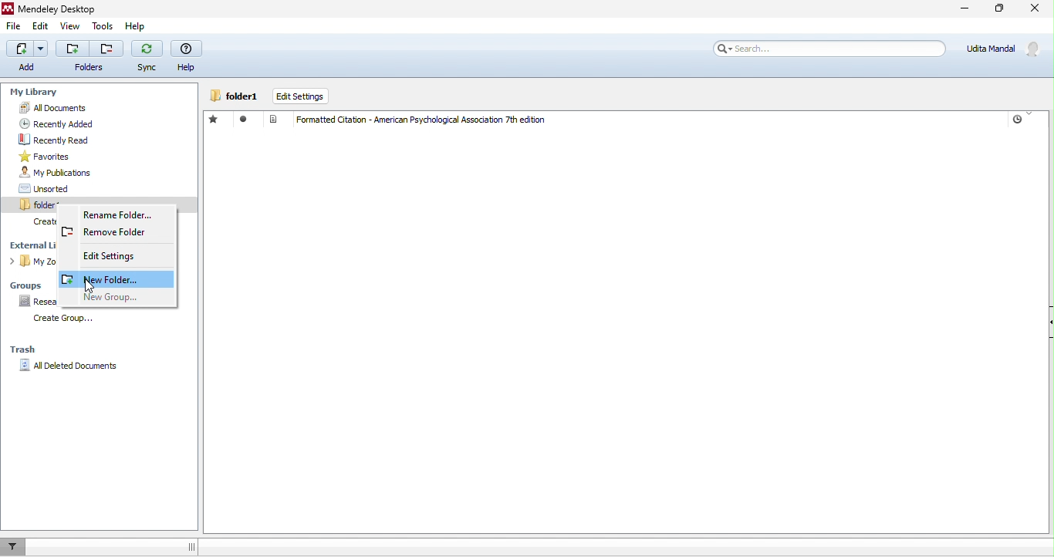  What do you see at coordinates (827, 49) in the screenshot?
I see `search` at bounding box center [827, 49].